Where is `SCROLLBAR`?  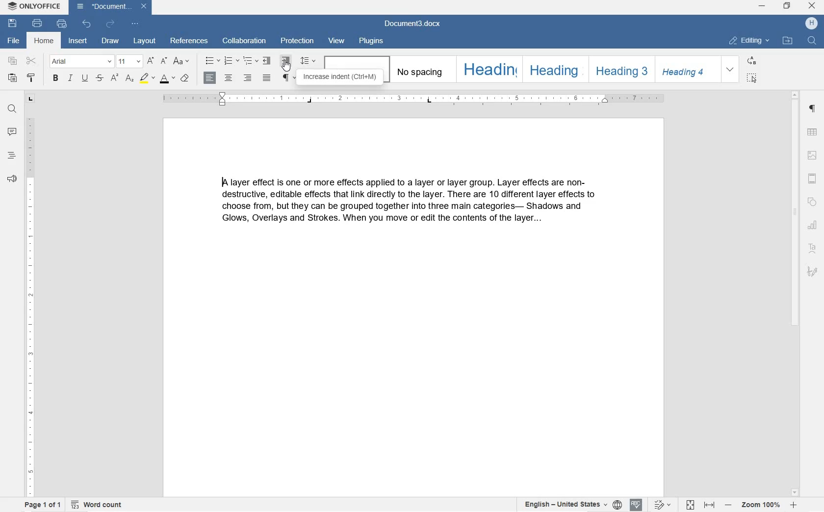 SCROLLBAR is located at coordinates (793, 293).